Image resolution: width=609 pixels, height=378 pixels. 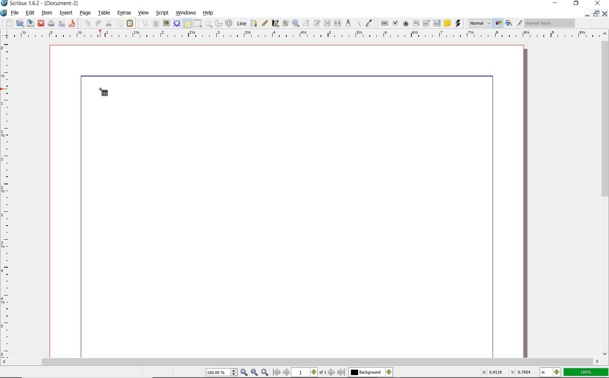 What do you see at coordinates (145, 23) in the screenshot?
I see `select item` at bounding box center [145, 23].